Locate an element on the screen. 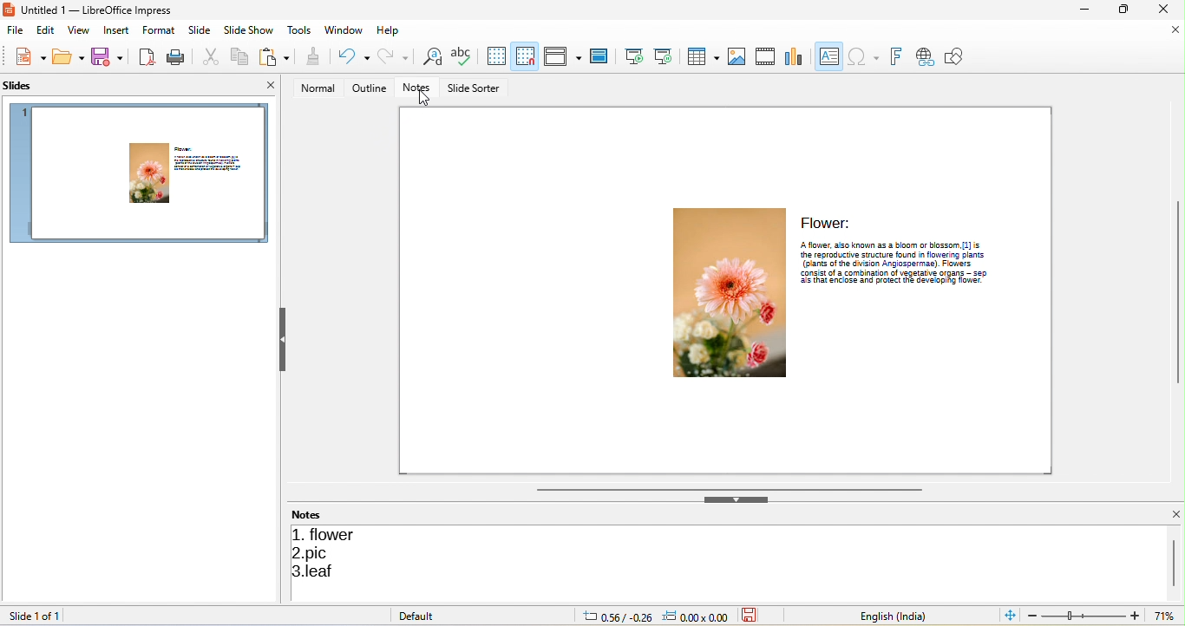  save is located at coordinates (111, 56).